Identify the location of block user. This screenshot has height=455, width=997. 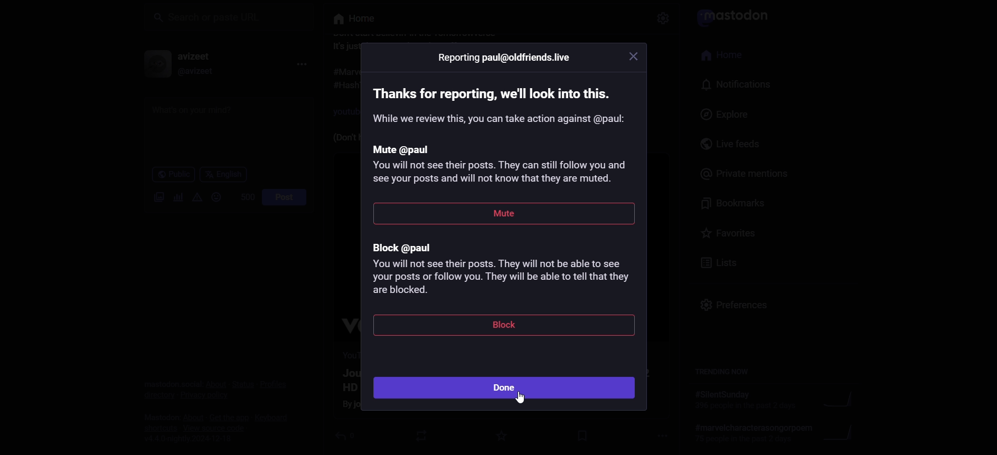
(507, 265).